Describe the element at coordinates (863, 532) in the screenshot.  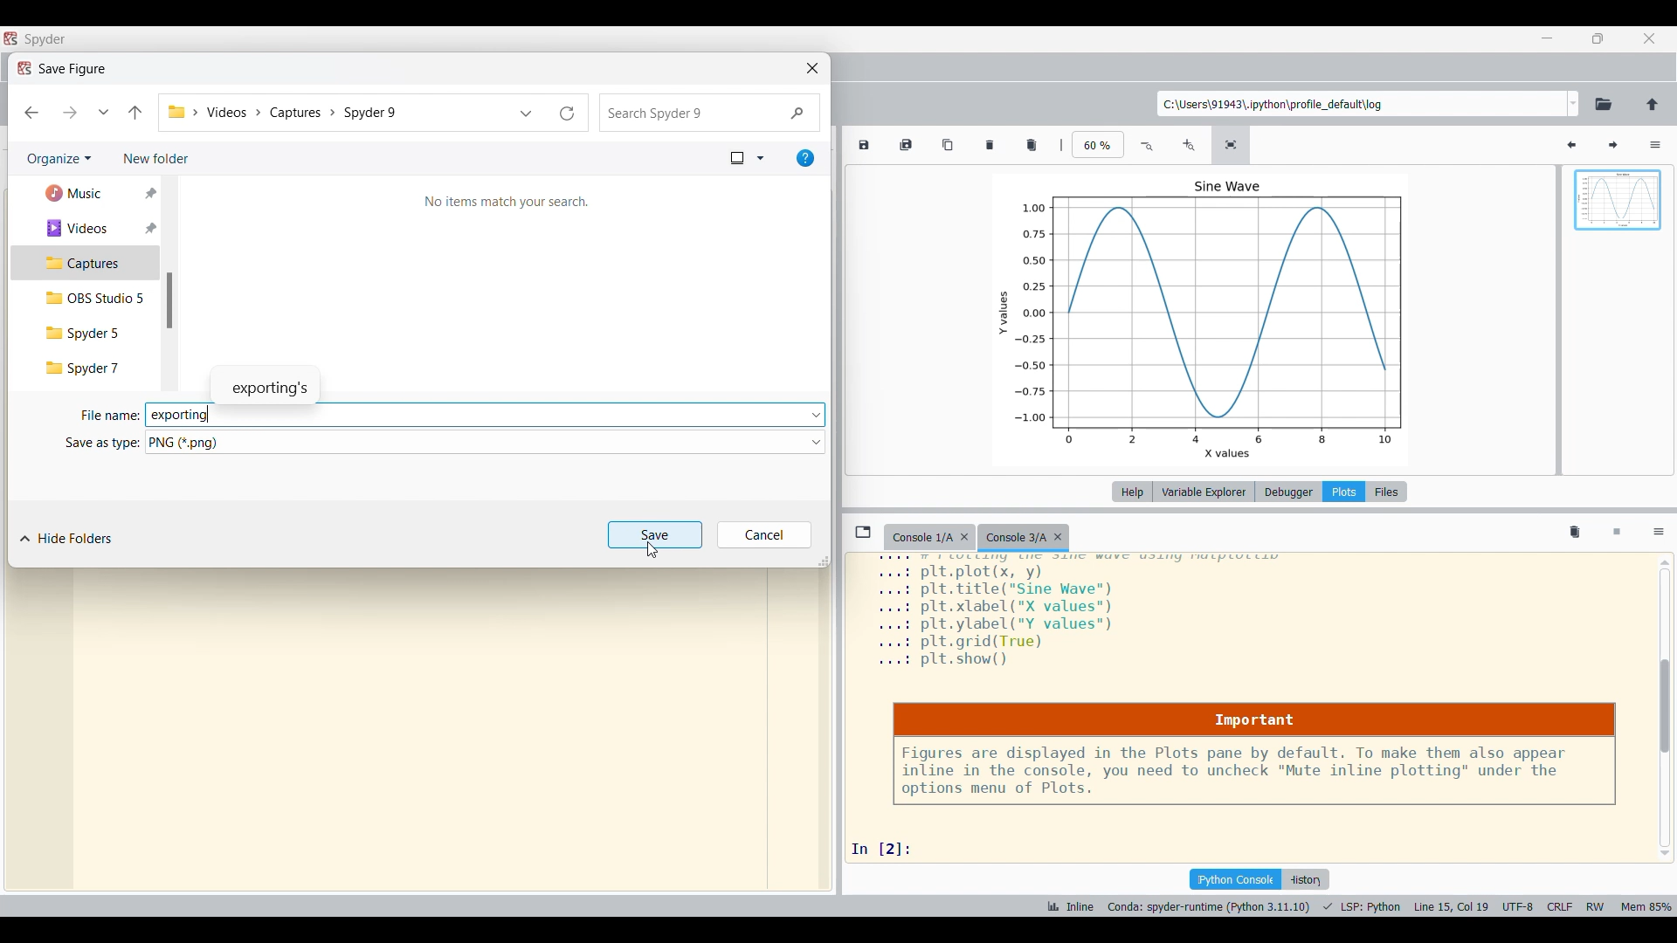
I see `Browse tabs` at that location.